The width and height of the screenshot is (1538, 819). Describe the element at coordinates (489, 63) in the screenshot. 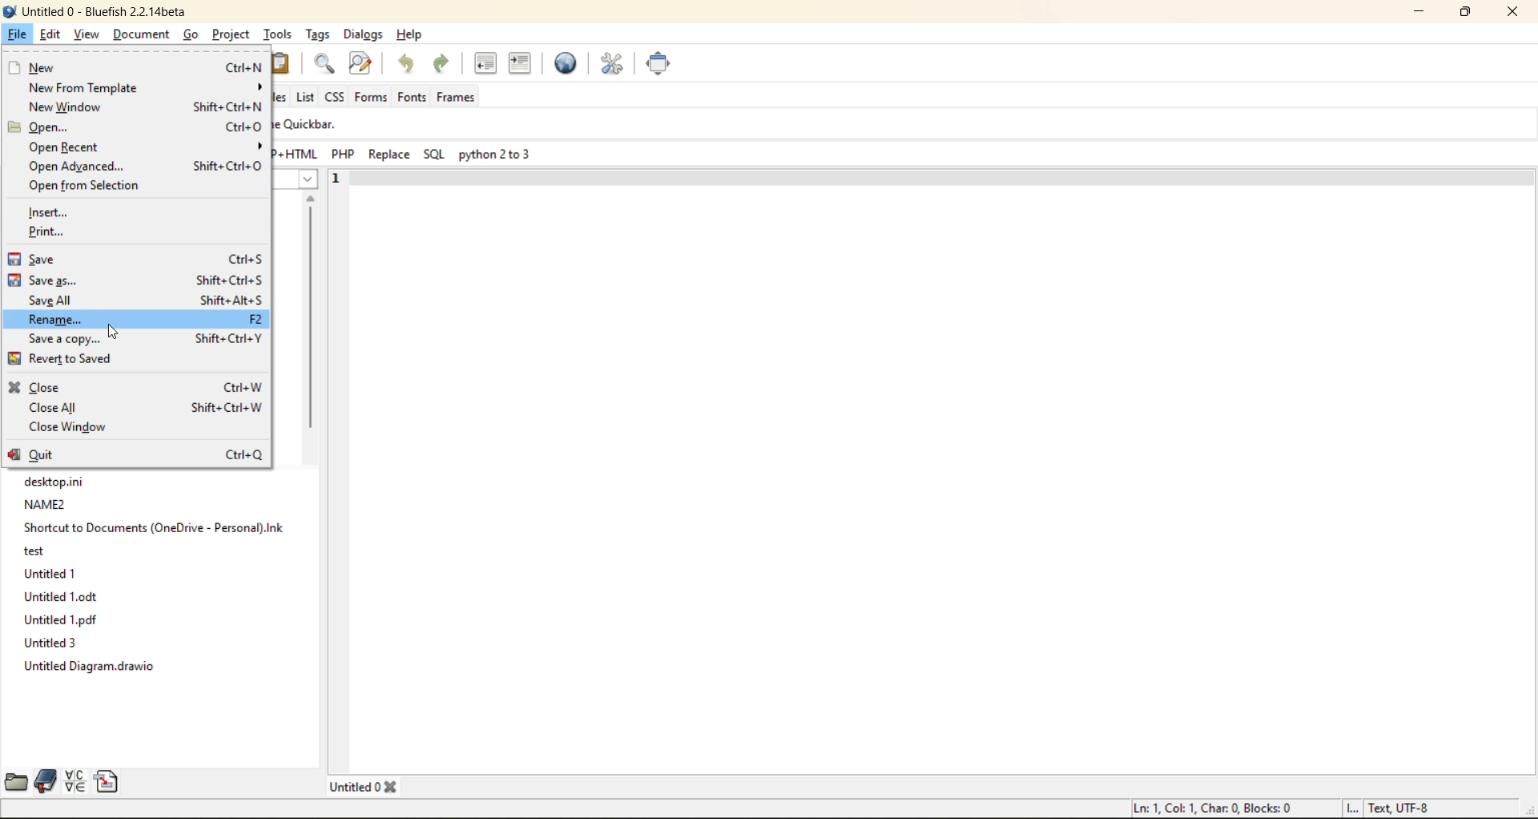

I see `unindent` at that location.